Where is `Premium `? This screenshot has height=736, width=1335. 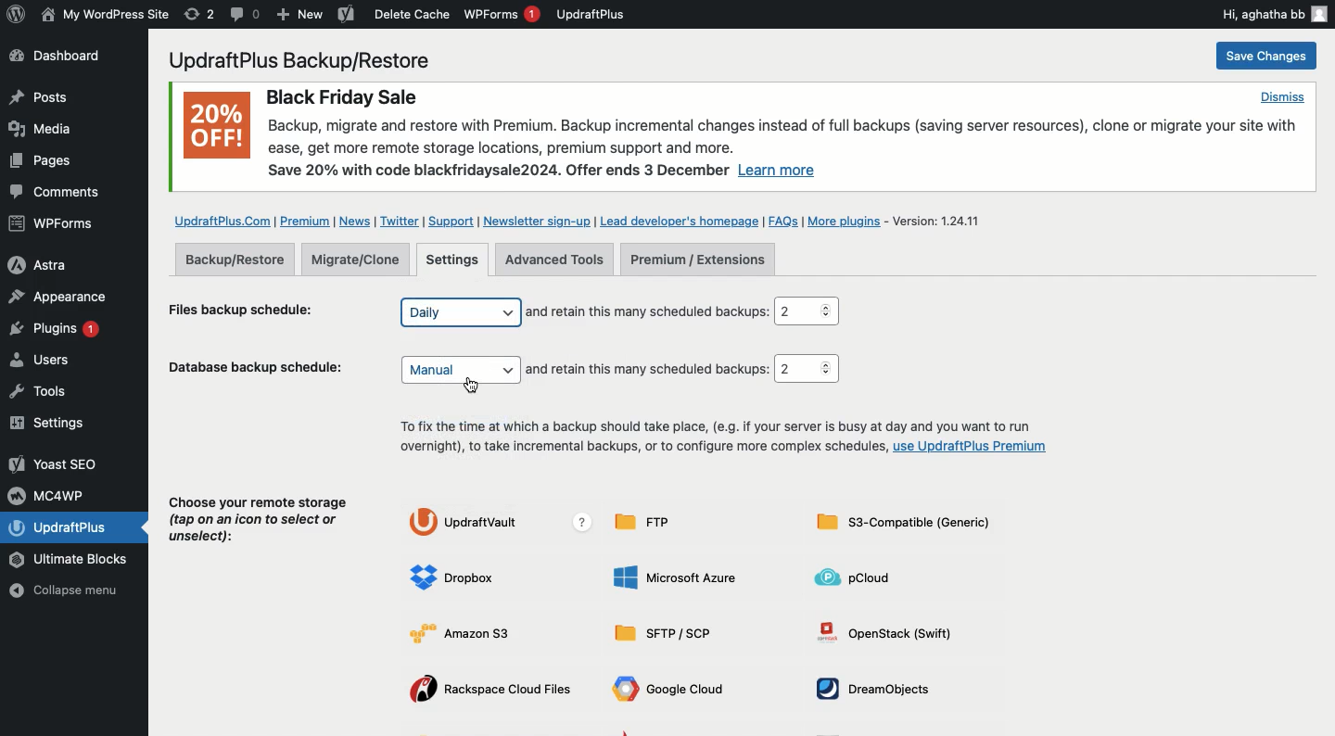 Premium  is located at coordinates (307, 222).